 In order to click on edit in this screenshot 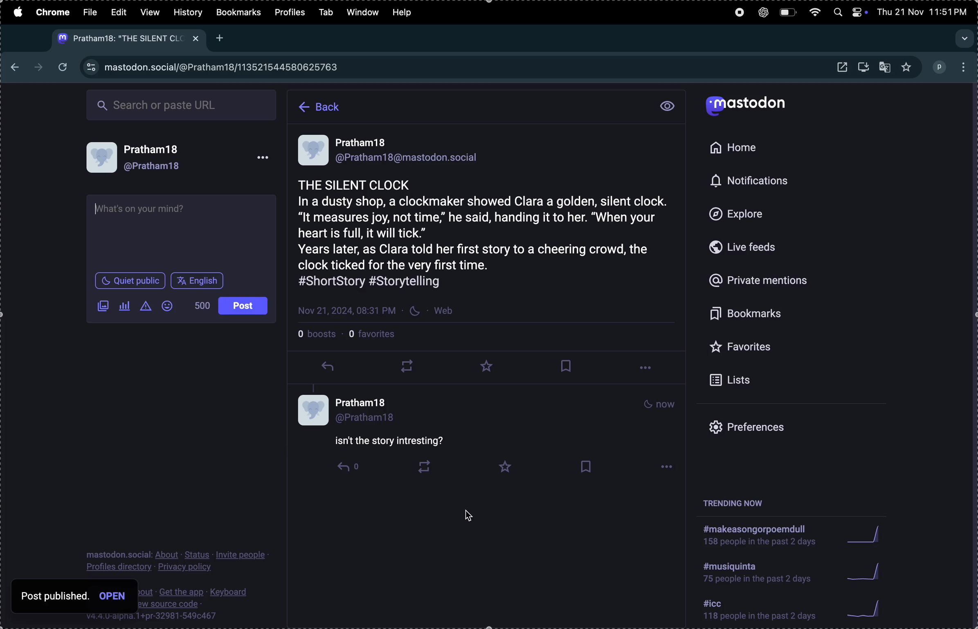, I will do `click(117, 12)`.